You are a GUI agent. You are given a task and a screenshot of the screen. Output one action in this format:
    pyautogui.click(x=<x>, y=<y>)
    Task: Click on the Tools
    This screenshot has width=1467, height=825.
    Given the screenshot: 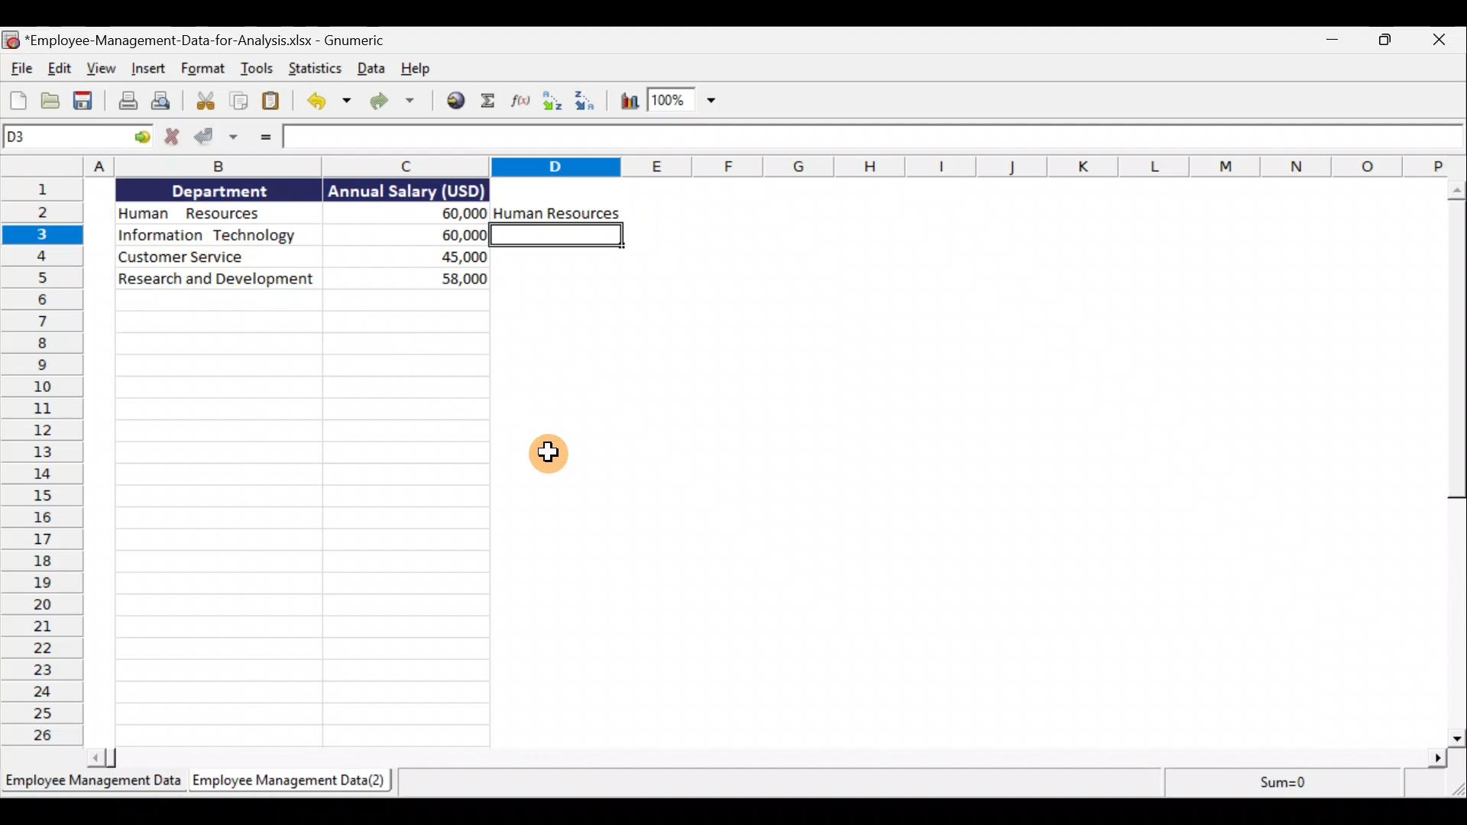 What is the action you would take?
    pyautogui.click(x=260, y=69)
    